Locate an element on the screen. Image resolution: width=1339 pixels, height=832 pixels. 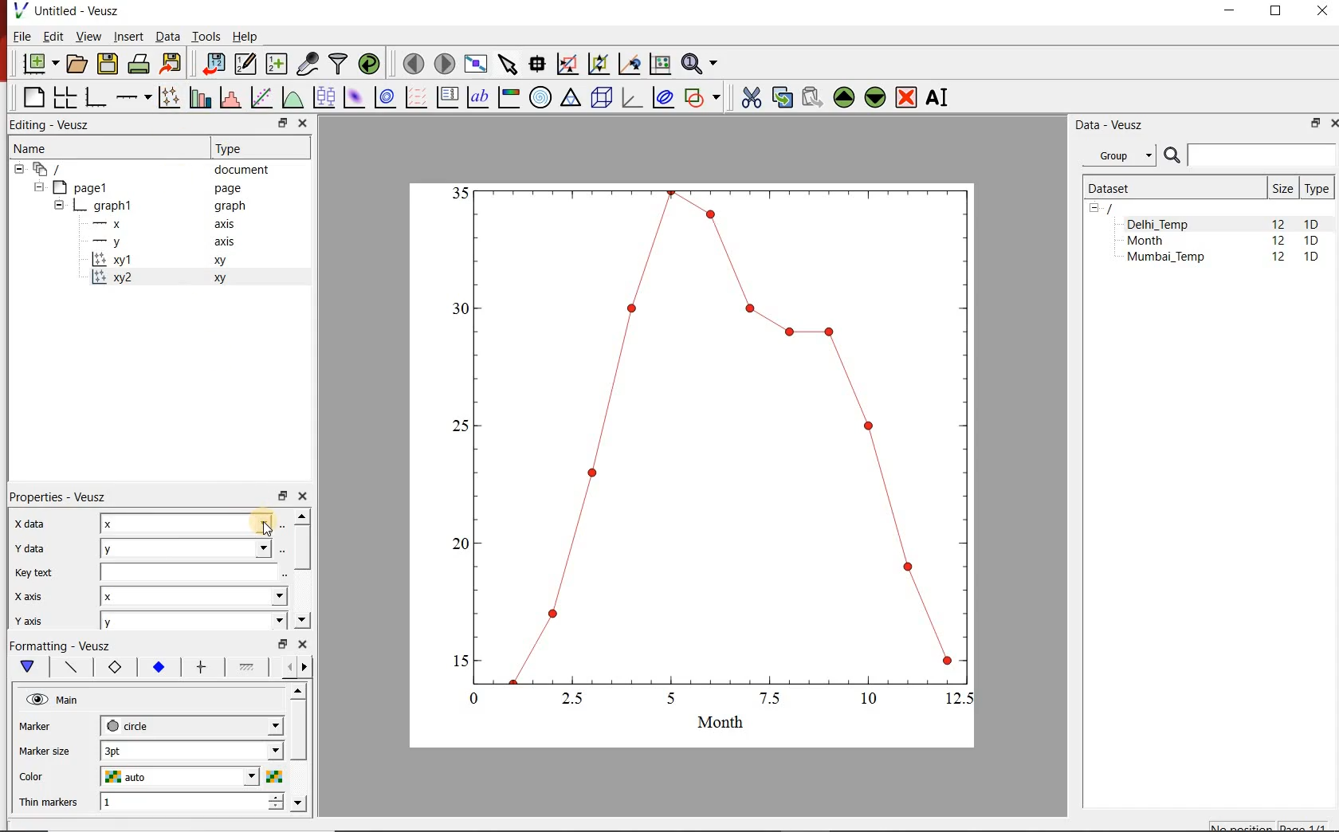
plot bar charts is located at coordinates (198, 98).